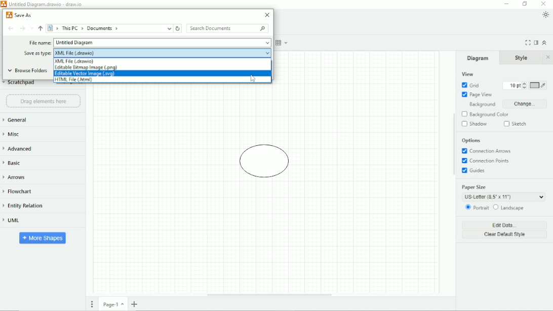  What do you see at coordinates (18, 15) in the screenshot?
I see `Save As` at bounding box center [18, 15].